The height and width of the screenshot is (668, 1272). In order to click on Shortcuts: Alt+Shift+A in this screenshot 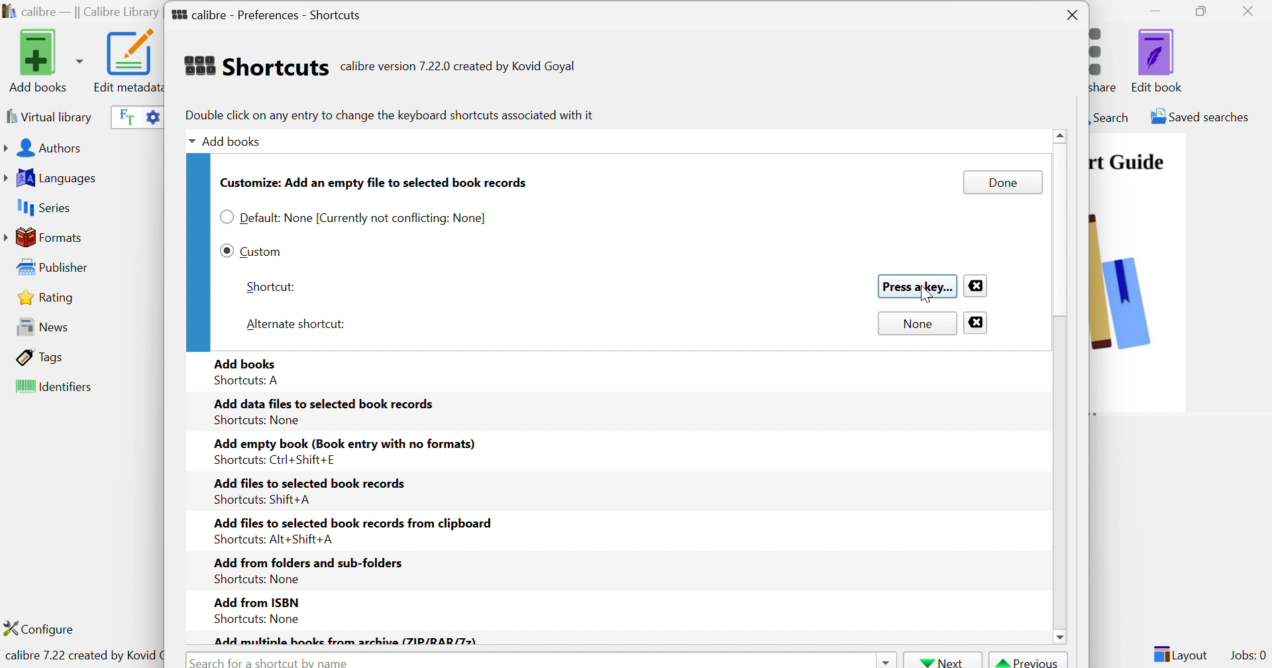, I will do `click(272, 539)`.